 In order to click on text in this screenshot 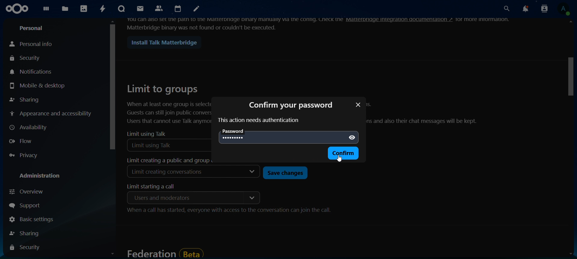, I will do `click(486, 20)`.